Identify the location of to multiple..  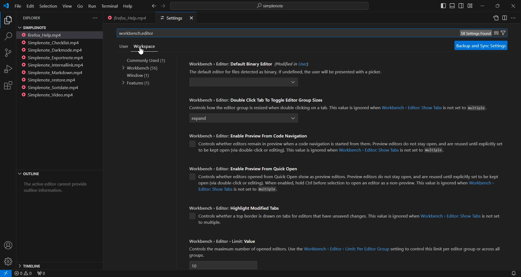
(209, 223).